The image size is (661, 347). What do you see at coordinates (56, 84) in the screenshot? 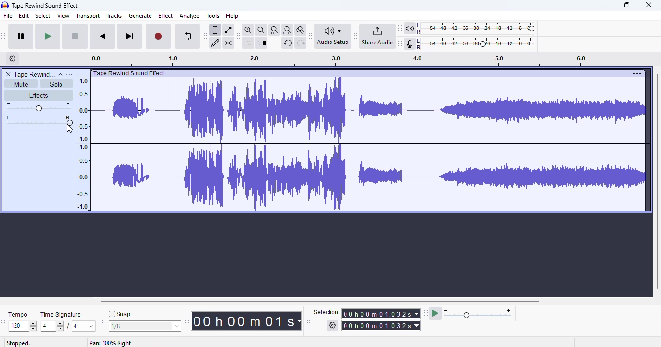
I see `solo` at bounding box center [56, 84].